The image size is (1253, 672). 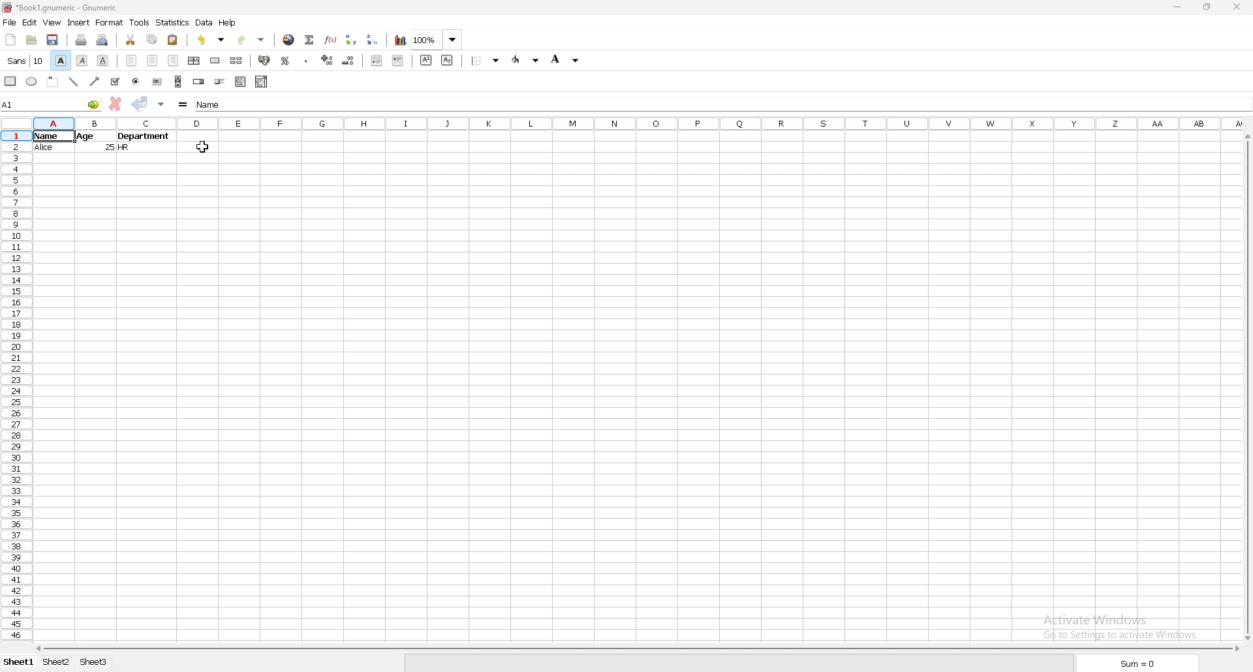 I want to click on percentage, so click(x=284, y=61).